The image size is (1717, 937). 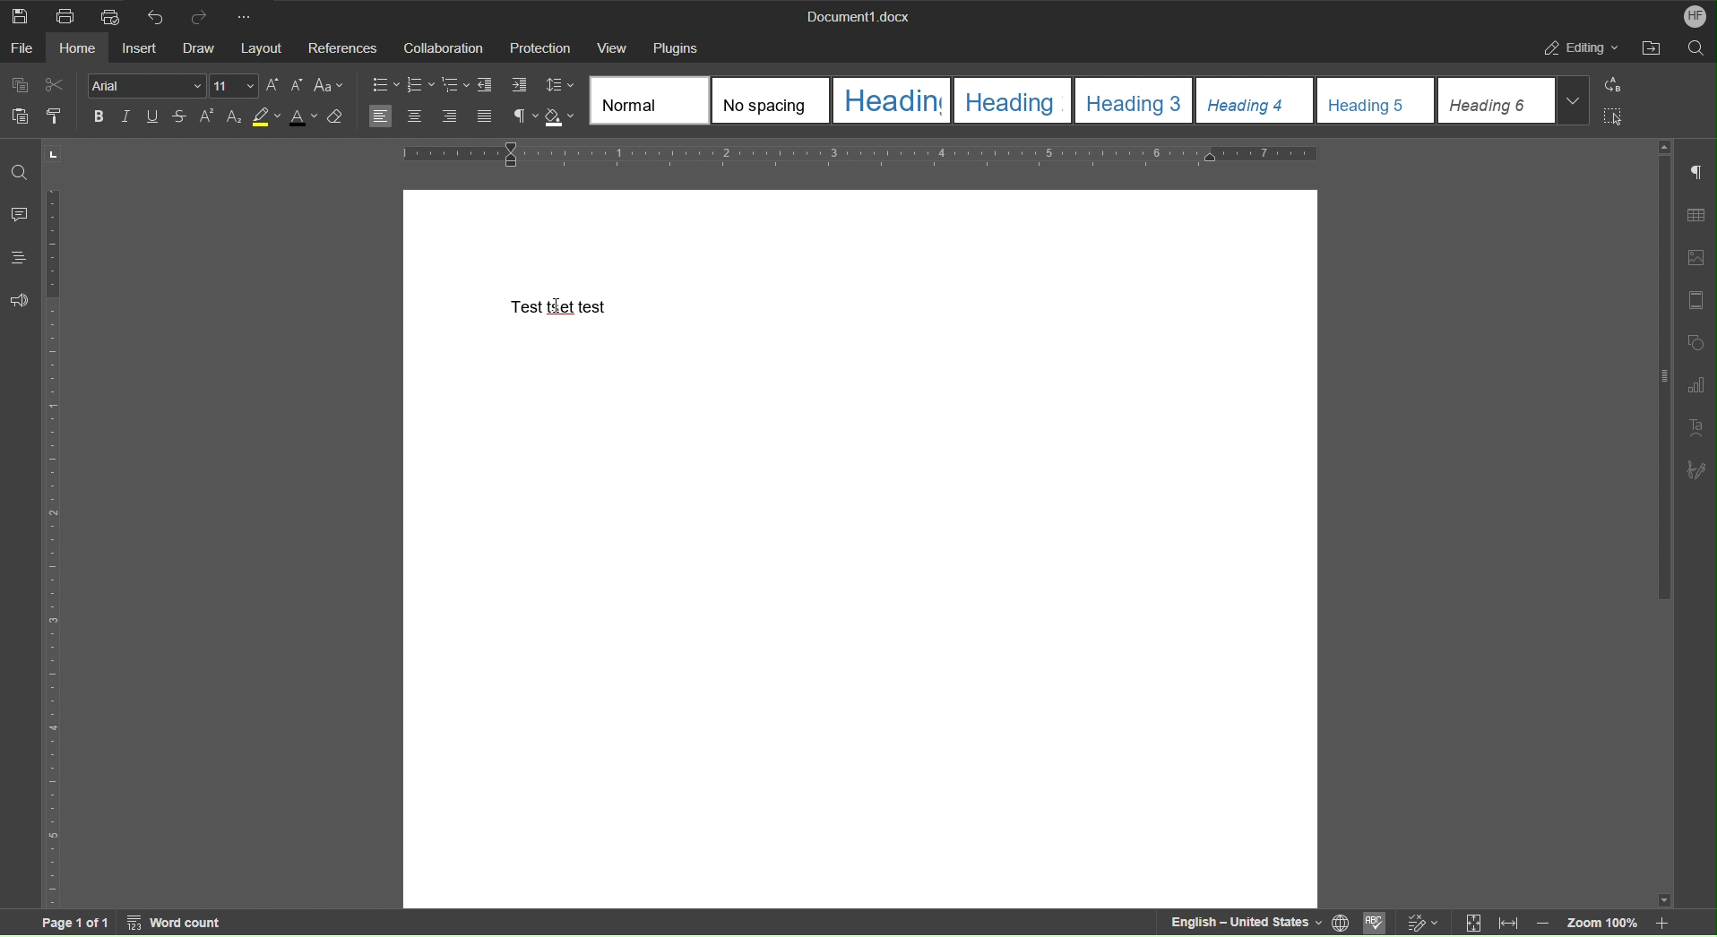 I want to click on Image Settings, so click(x=1695, y=261).